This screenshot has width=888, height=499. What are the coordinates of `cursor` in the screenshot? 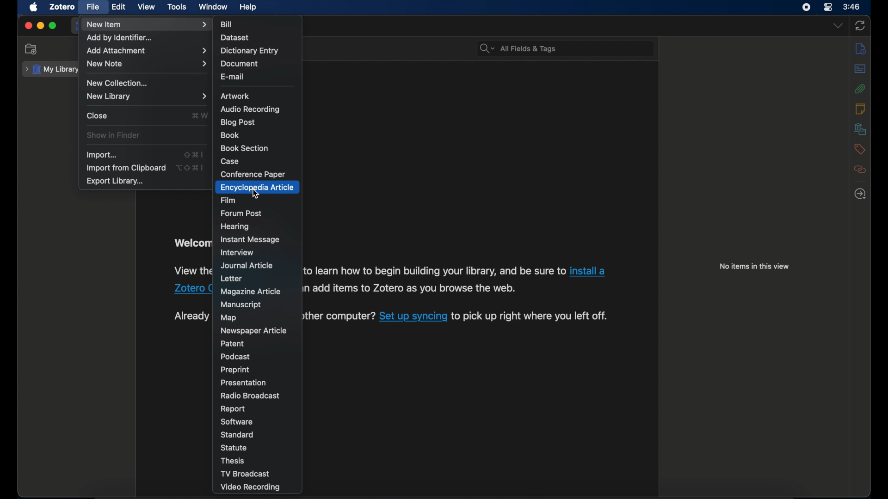 It's located at (257, 195).